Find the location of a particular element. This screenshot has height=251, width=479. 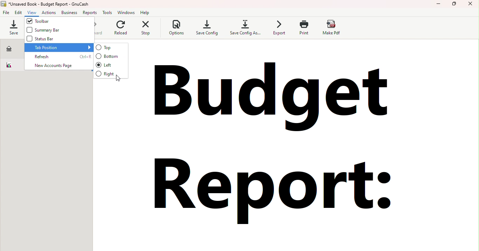

Reports is located at coordinates (90, 12).